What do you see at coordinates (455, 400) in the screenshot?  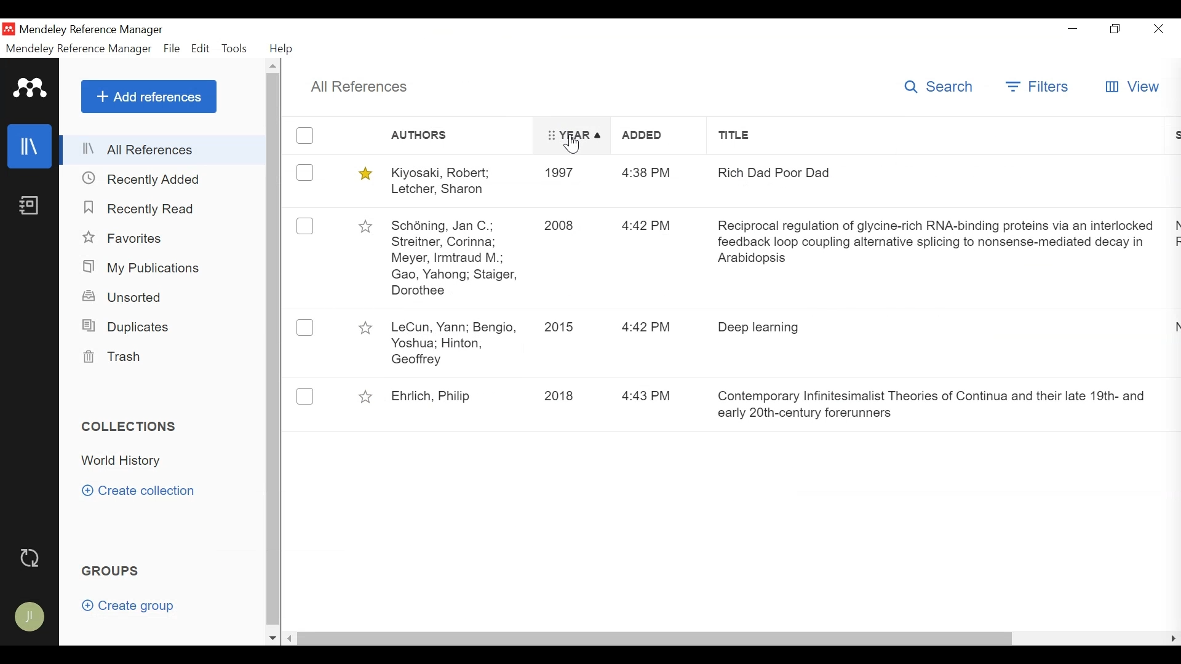 I see `Ehrich, Philip` at bounding box center [455, 400].